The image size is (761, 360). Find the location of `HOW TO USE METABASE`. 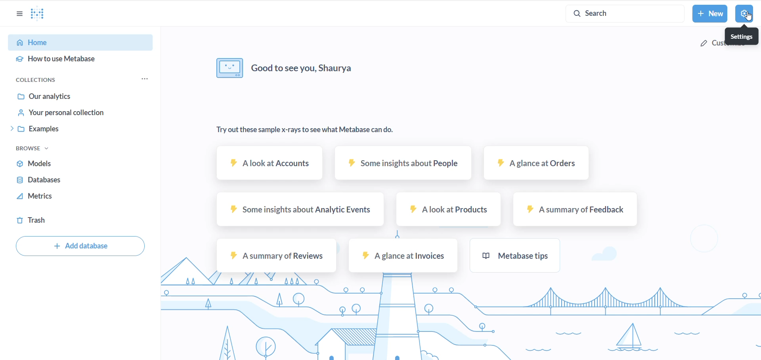

HOW TO USE METABASE is located at coordinates (69, 60).